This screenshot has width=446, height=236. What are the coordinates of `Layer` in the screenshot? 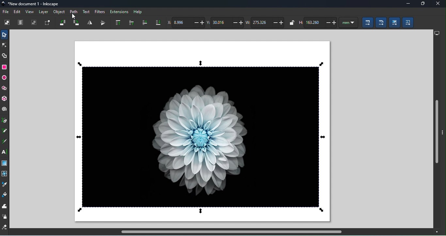 It's located at (45, 13).